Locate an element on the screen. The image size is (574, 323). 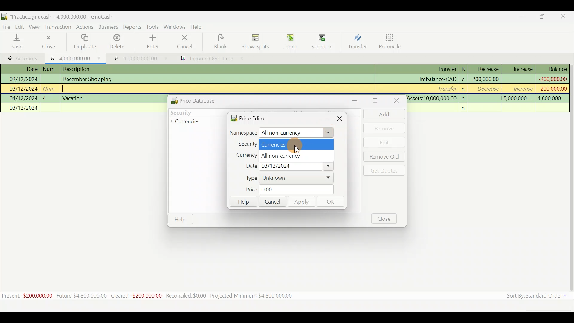
enter is located at coordinates (155, 42).